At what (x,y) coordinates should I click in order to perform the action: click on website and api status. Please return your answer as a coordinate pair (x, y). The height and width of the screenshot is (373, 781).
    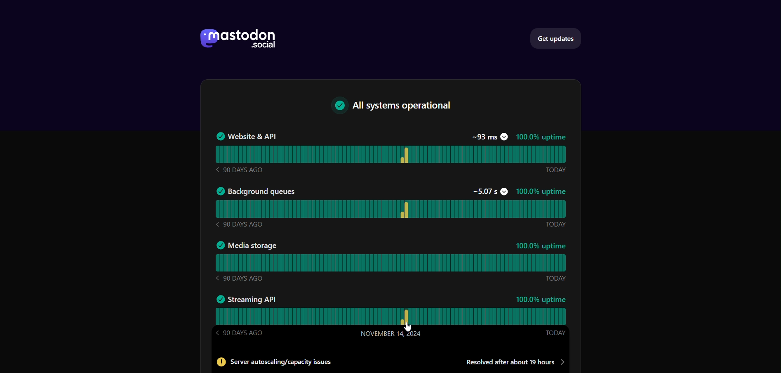
    Looking at the image, I should click on (390, 154).